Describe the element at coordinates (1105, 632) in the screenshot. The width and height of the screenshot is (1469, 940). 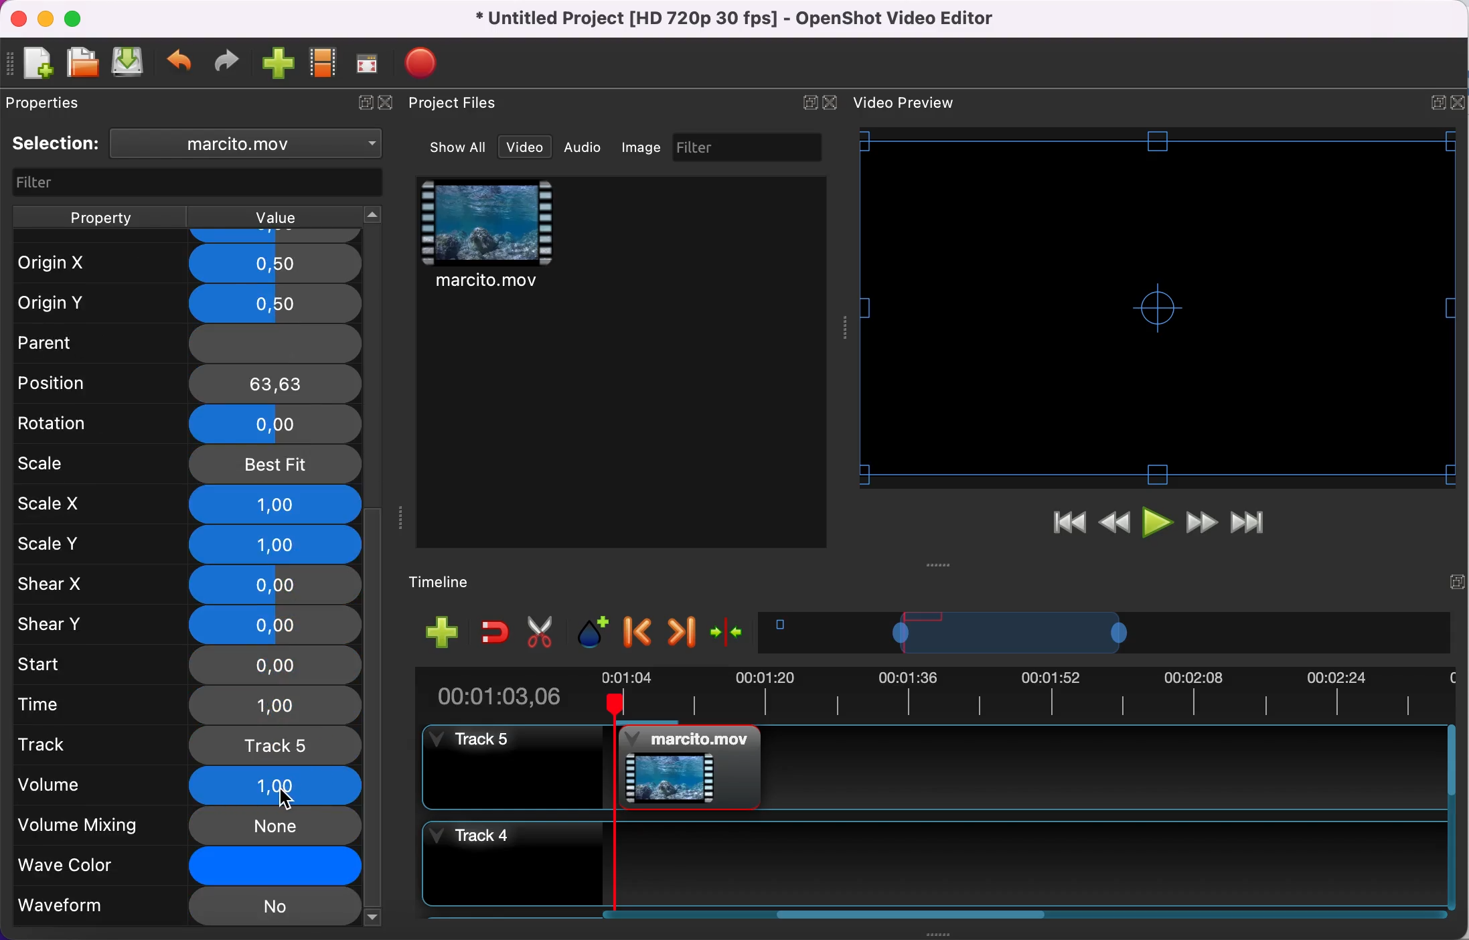
I see `timeline` at that location.